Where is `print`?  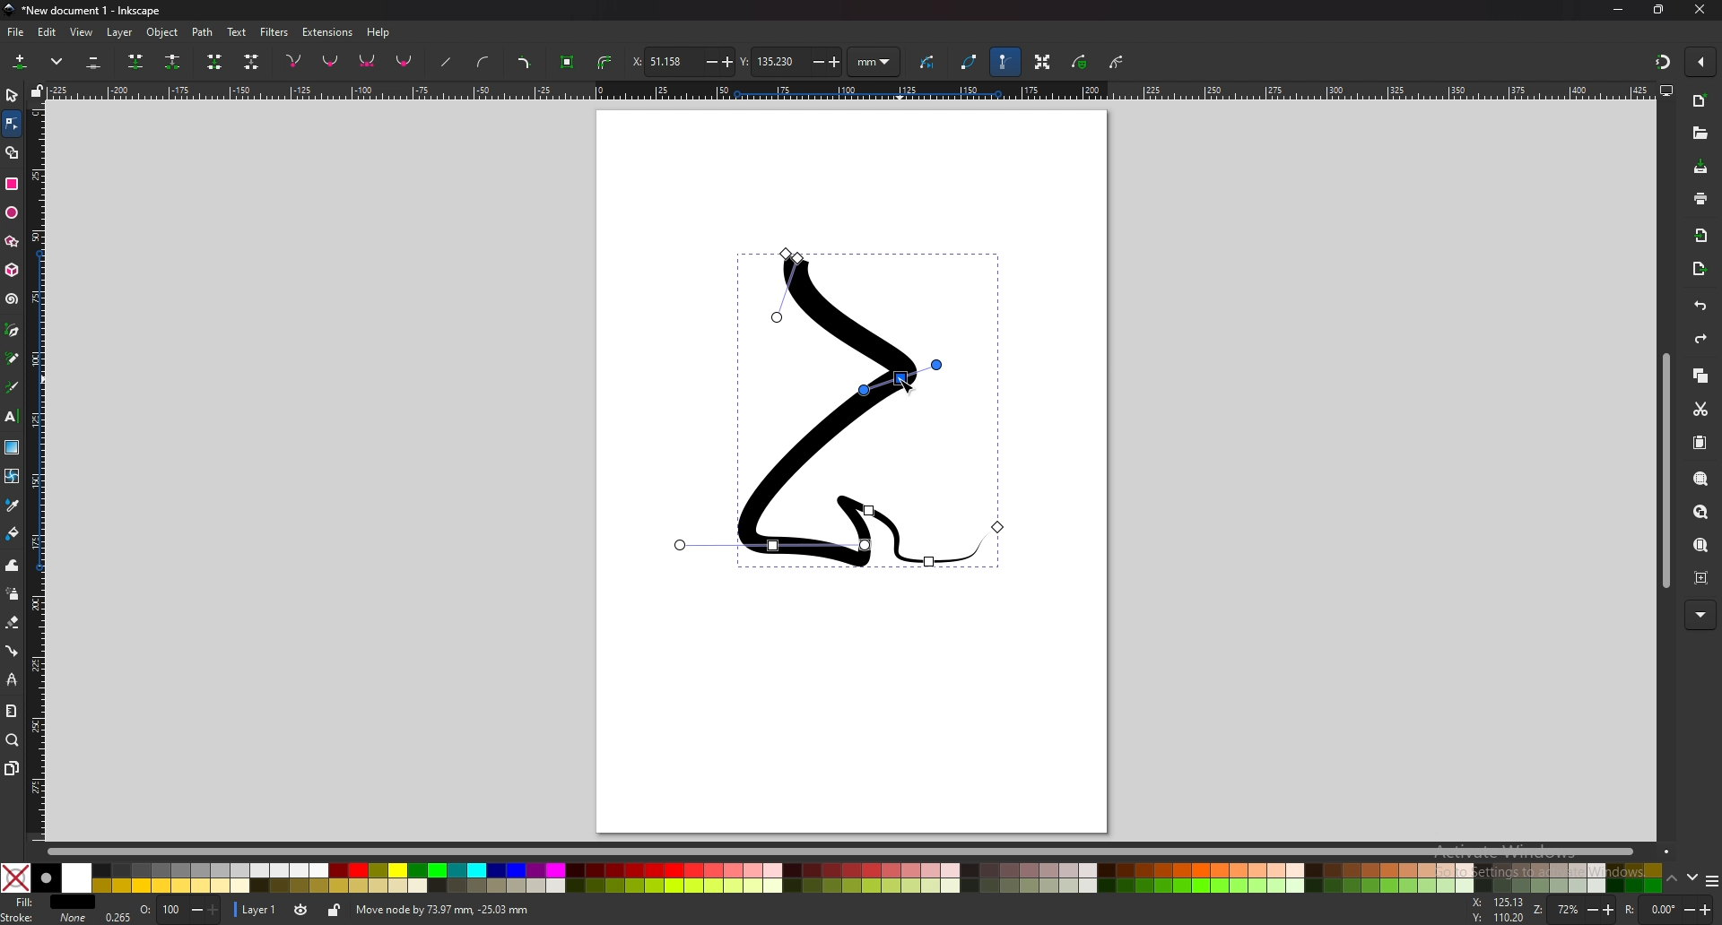
print is located at coordinates (1700, 197).